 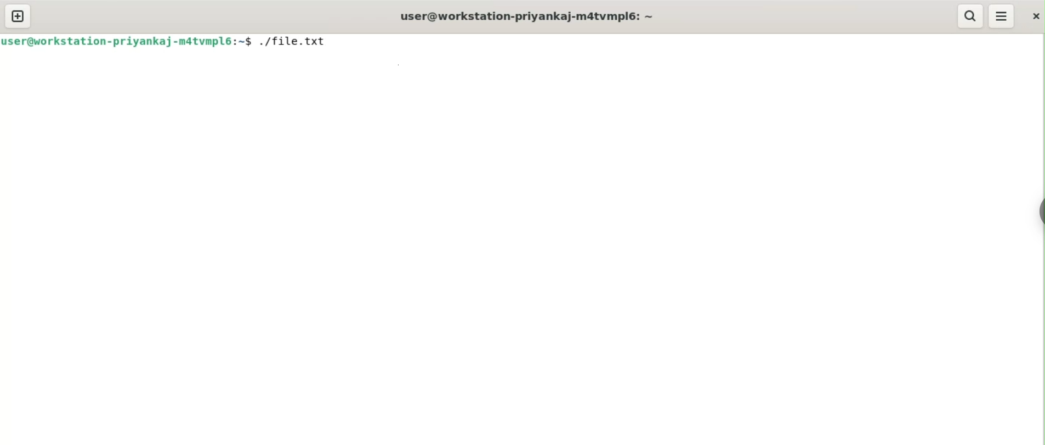 I want to click on close, so click(x=1035, y=16).